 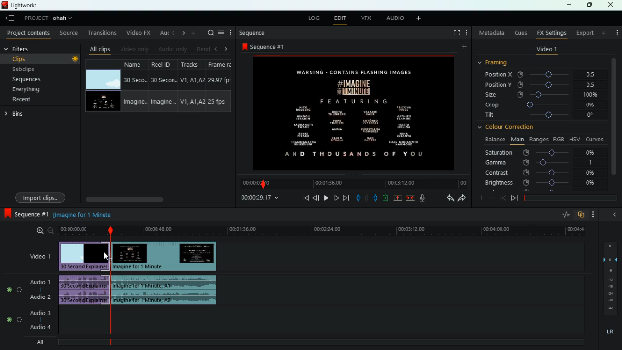 What do you see at coordinates (105, 256) in the screenshot?
I see `cursor` at bounding box center [105, 256].